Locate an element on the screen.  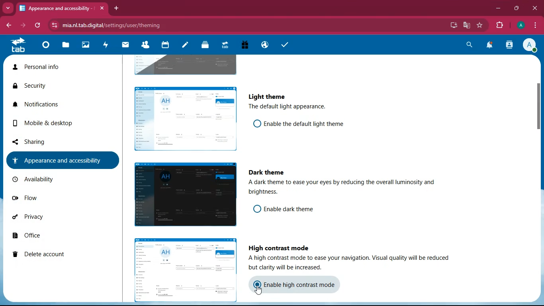
on/off button is located at coordinates (254, 284).